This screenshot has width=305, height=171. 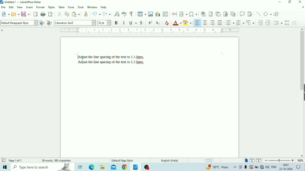 What do you see at coordinates (158, 14) in the screenshot?
I see `Insert Chart` at bounding box center [158, 14].